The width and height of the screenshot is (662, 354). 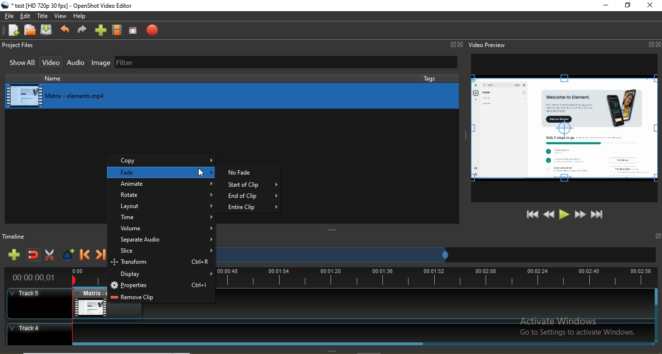 I want to click on time, so click(x=164, y=218).